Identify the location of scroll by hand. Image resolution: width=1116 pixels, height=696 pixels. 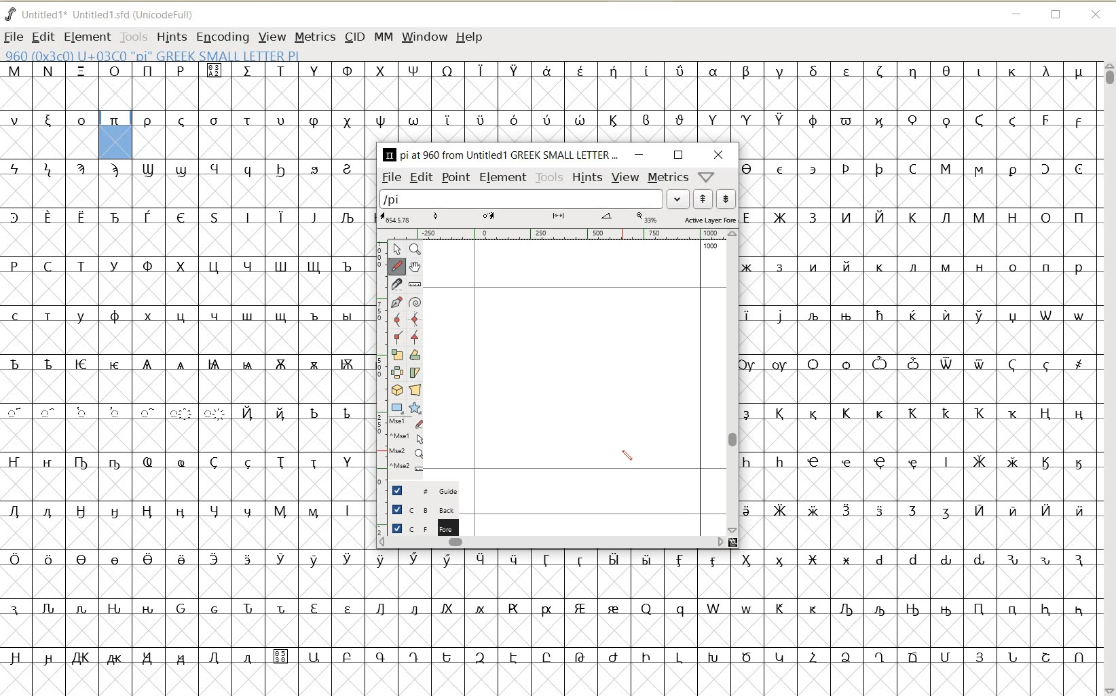
(415, 267).